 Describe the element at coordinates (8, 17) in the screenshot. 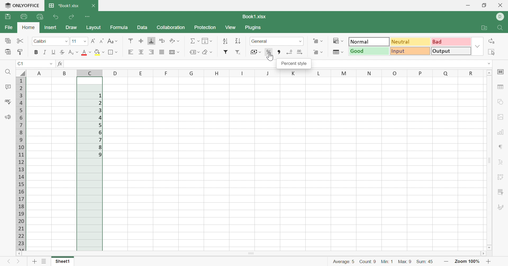

I see `Save` at that location.